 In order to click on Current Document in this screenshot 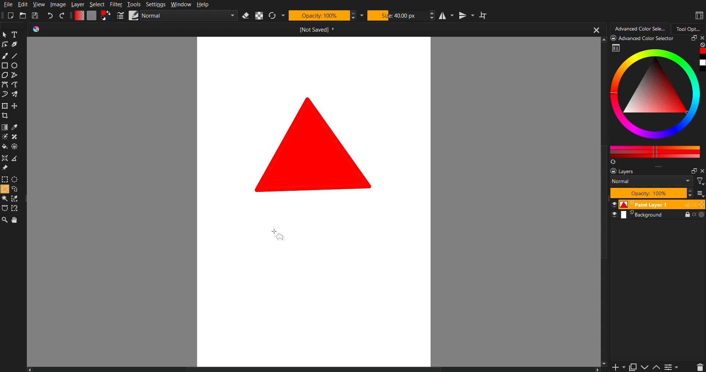, I will do `click(317, 29)`.